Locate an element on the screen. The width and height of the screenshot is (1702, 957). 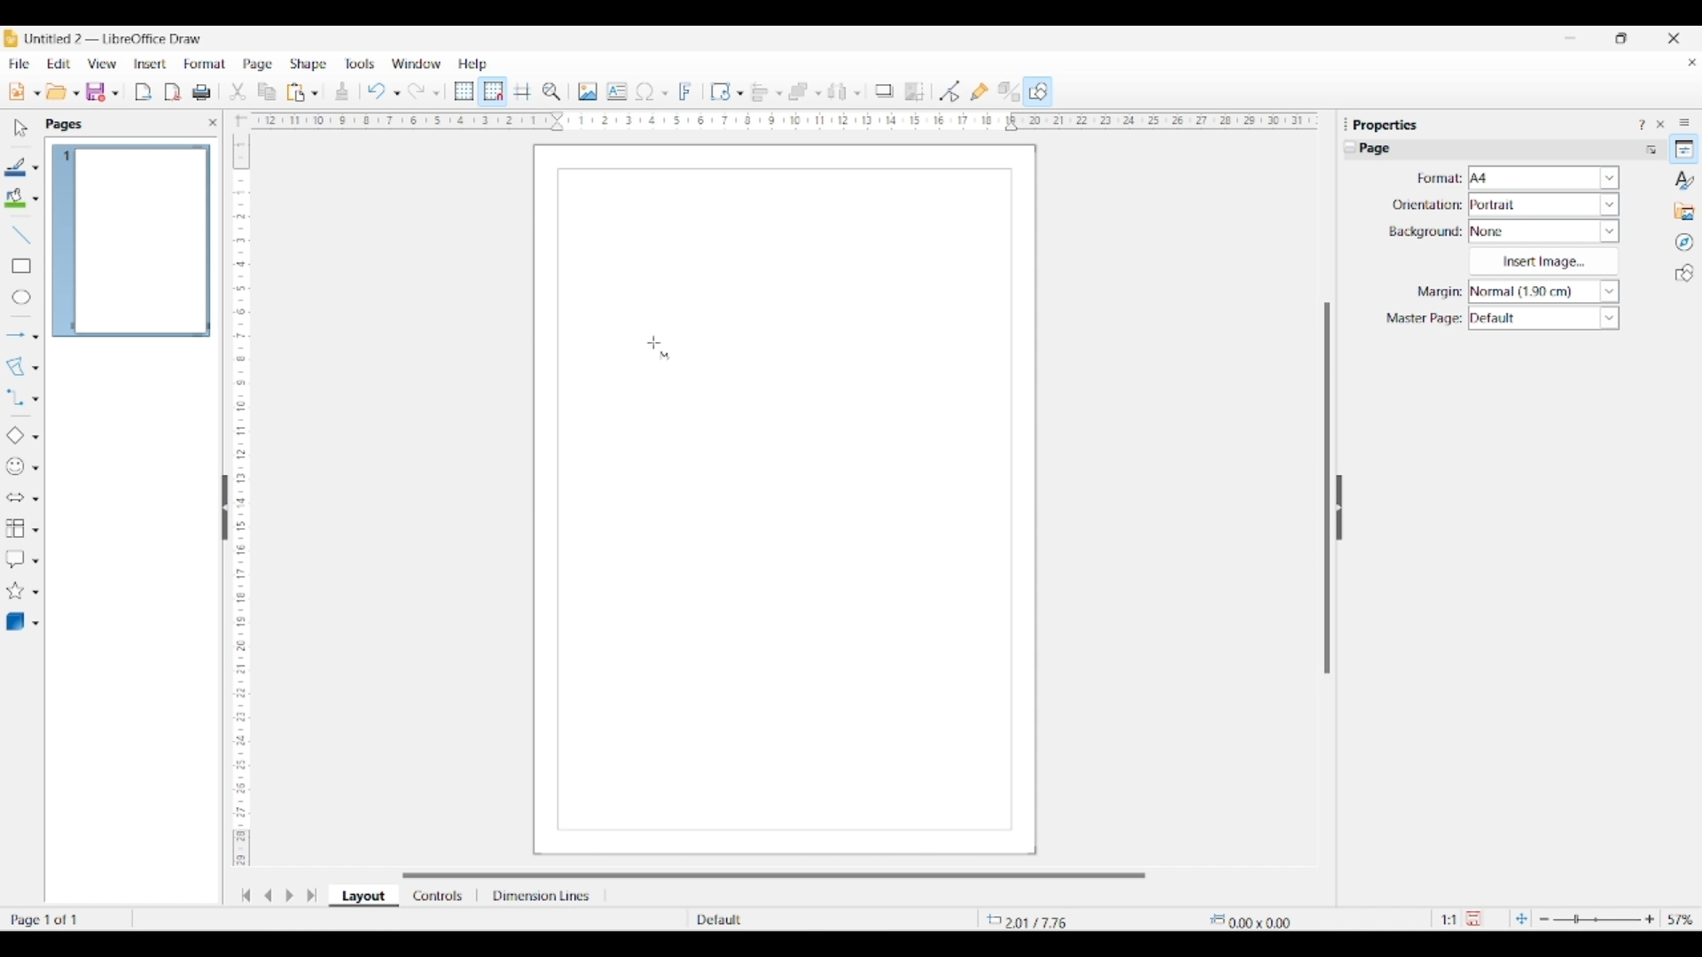
Layout selected is located at coordinates (363, 896).